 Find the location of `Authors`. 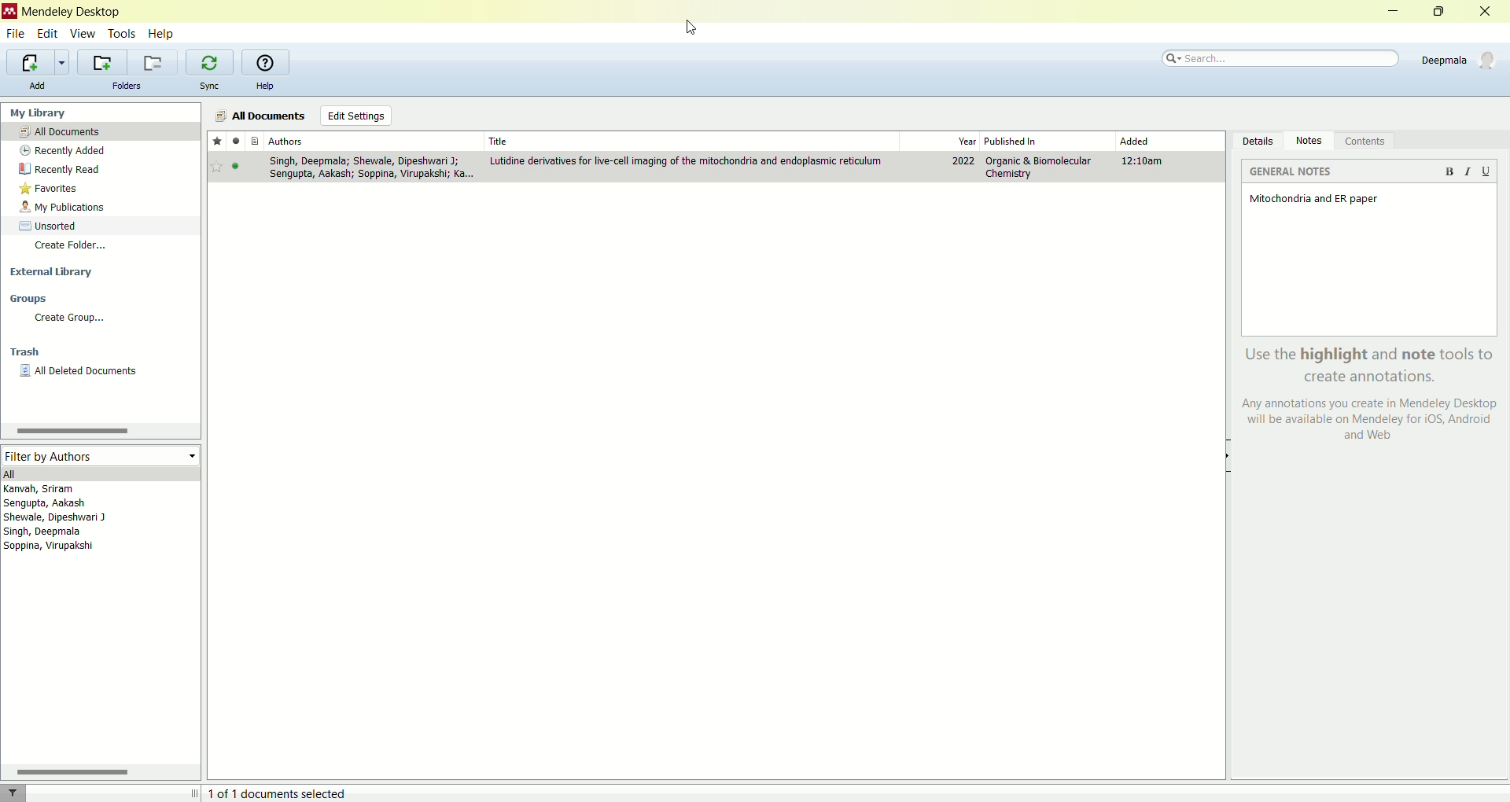

Authors is located at coordinates (372, 141).